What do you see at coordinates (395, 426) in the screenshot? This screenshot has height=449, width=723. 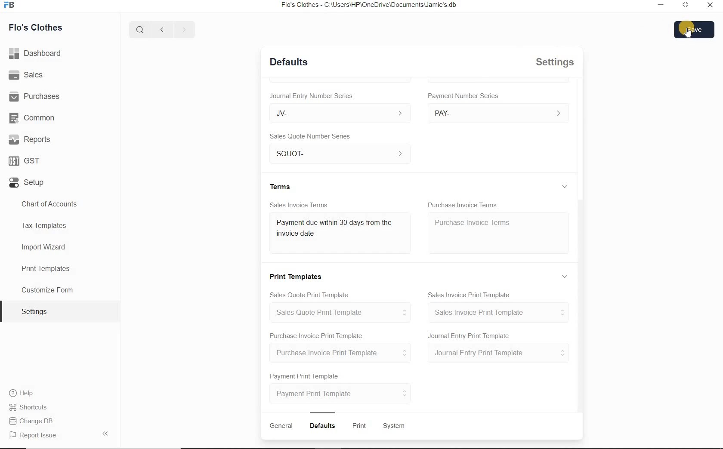 I see `System` at bounding box center [395, 426].